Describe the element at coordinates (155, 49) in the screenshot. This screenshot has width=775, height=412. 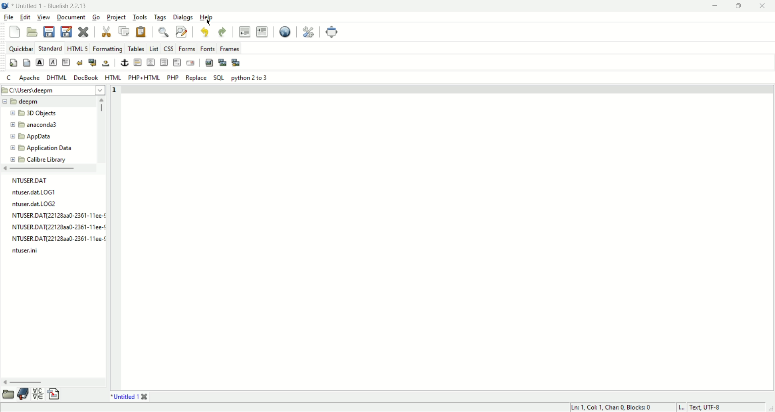
I see `list` at that location.